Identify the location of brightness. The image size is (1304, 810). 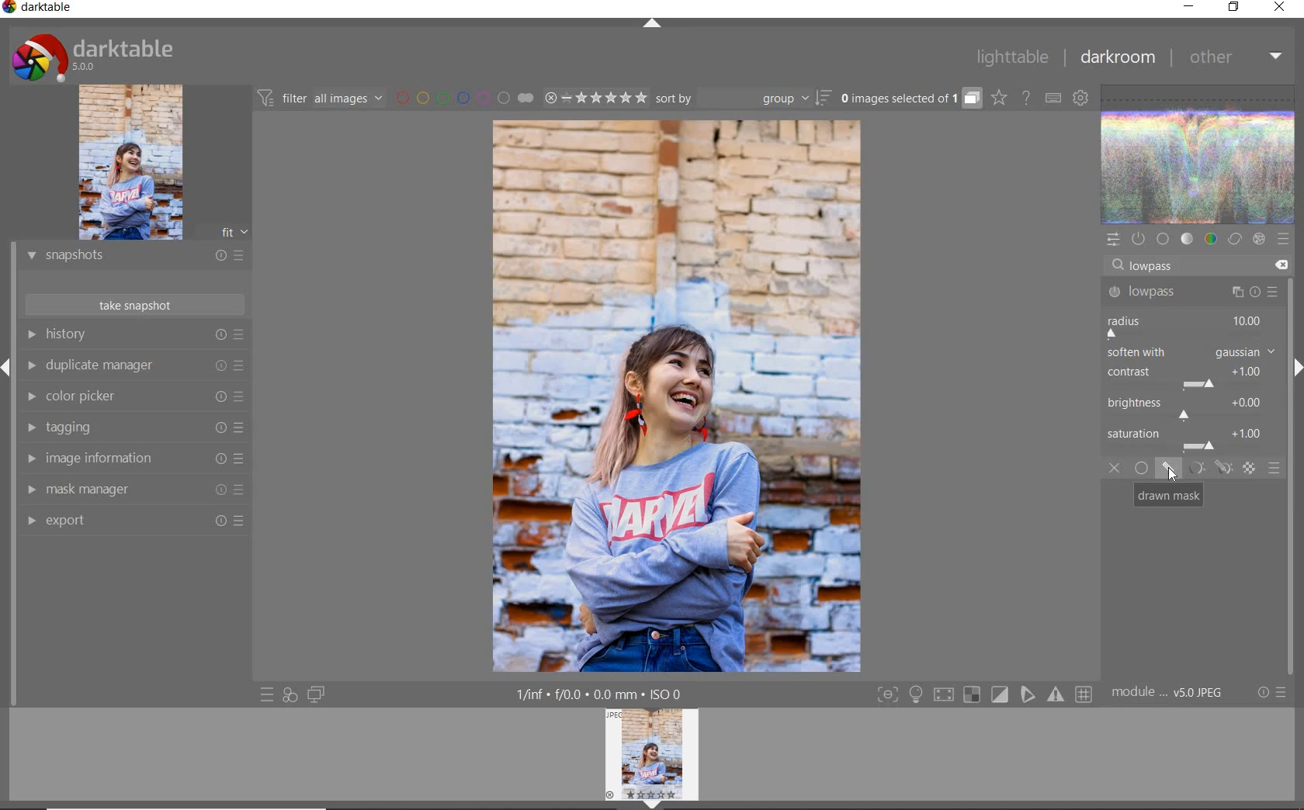
(1190, 407).